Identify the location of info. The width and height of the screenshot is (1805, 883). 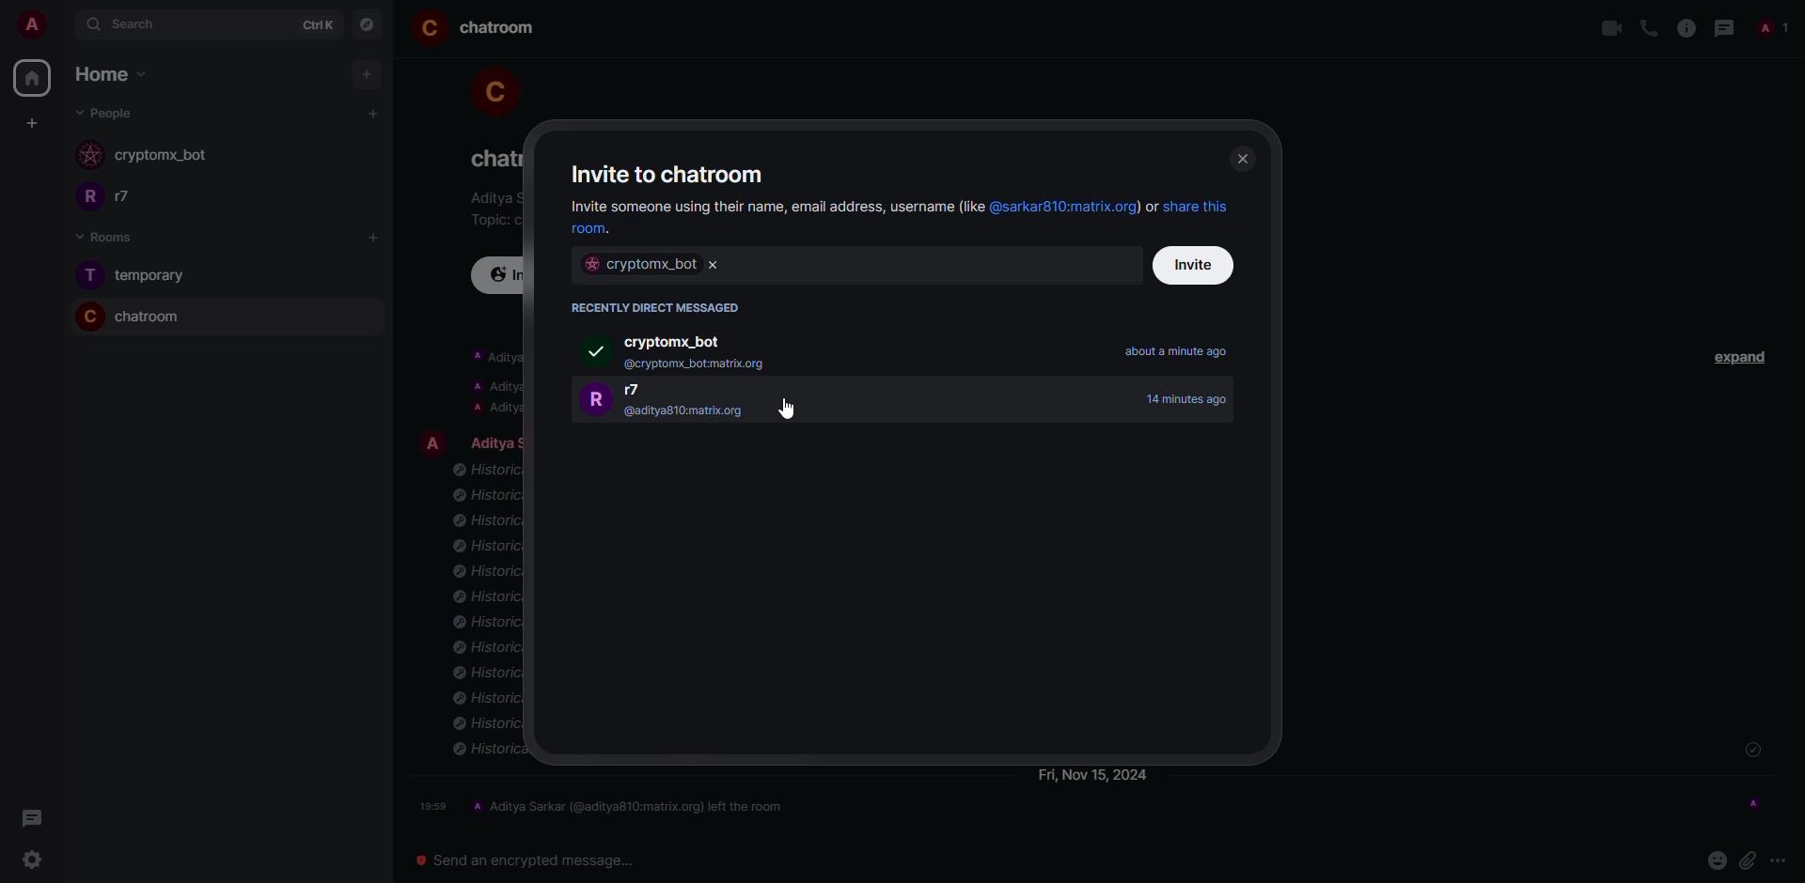
(485, 613).